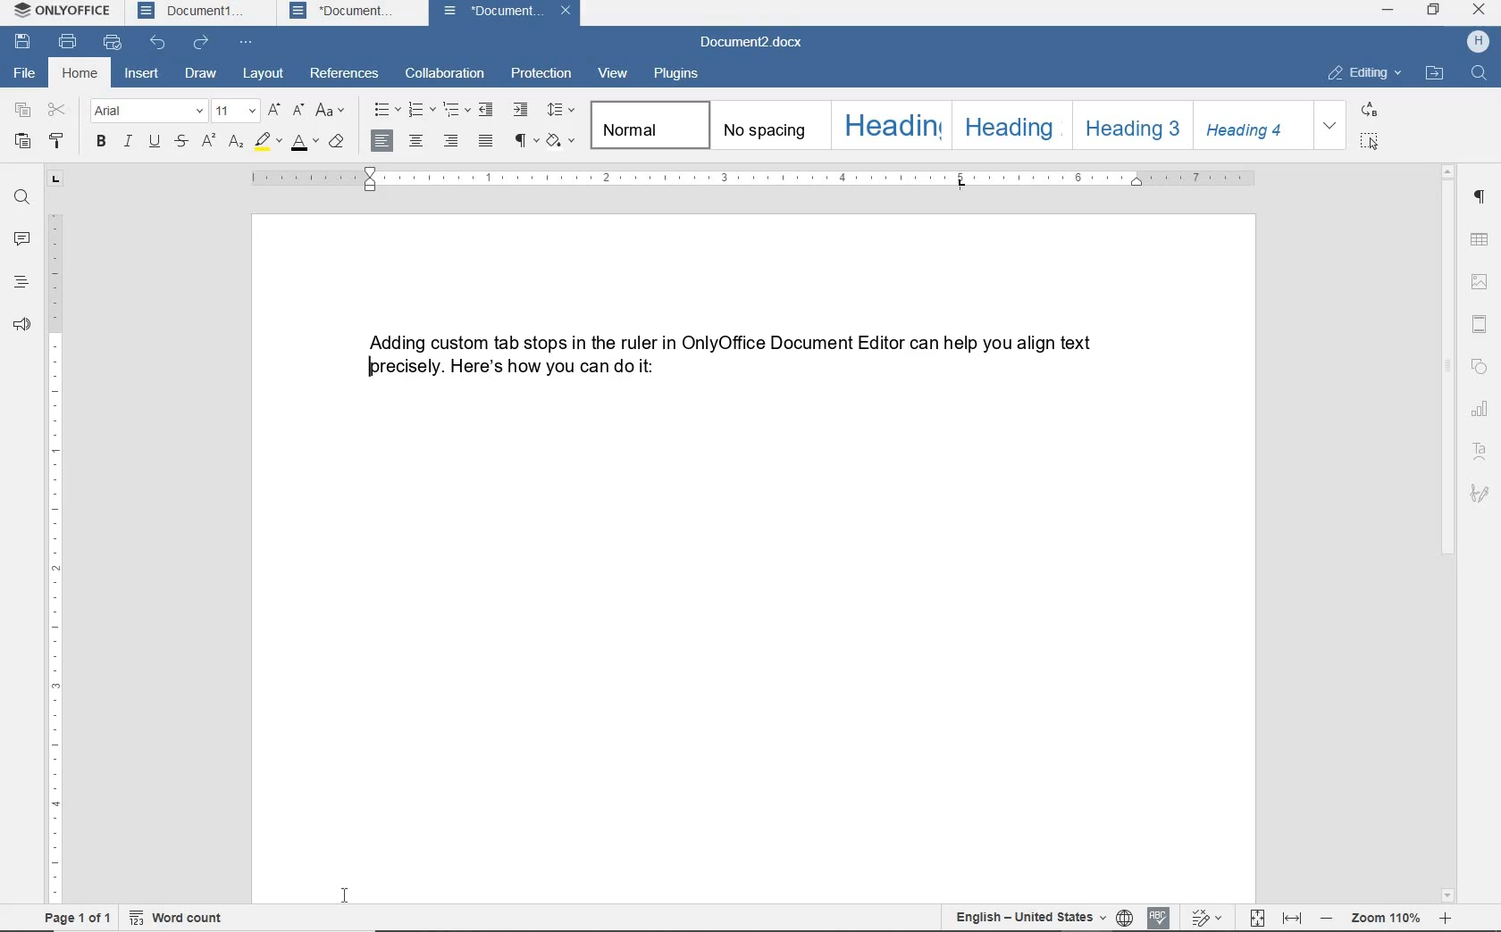  Describe the element at coordinates (1480, 324) in the screenshot. I see `header & footer` at that location.